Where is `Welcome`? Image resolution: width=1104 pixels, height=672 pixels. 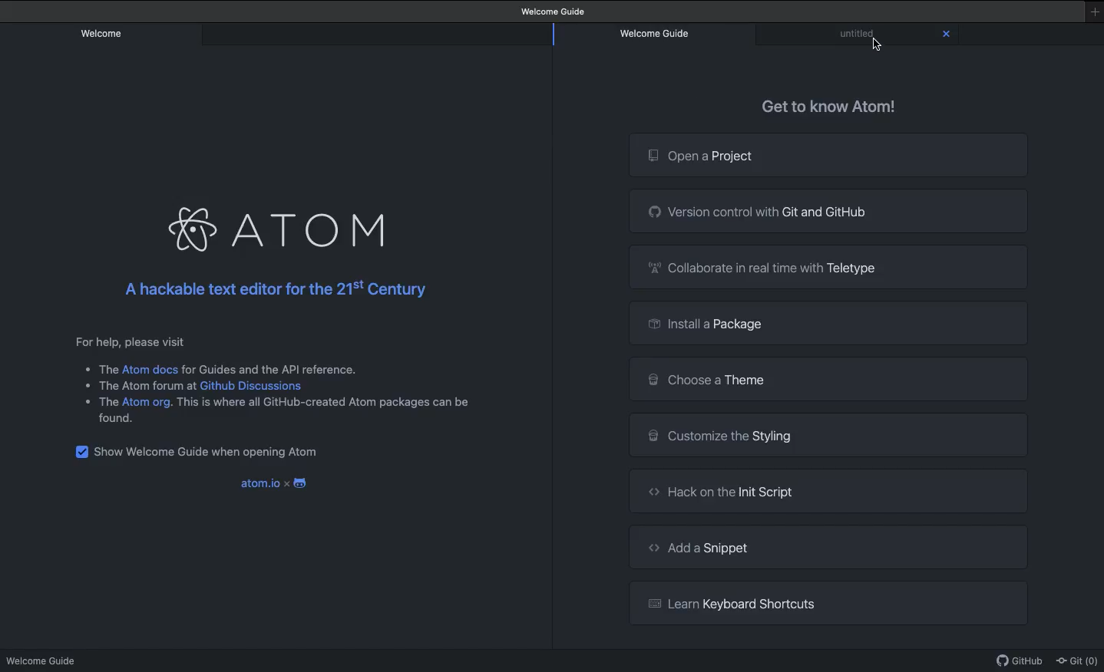 Welcome is located at coordinates (103, 32).